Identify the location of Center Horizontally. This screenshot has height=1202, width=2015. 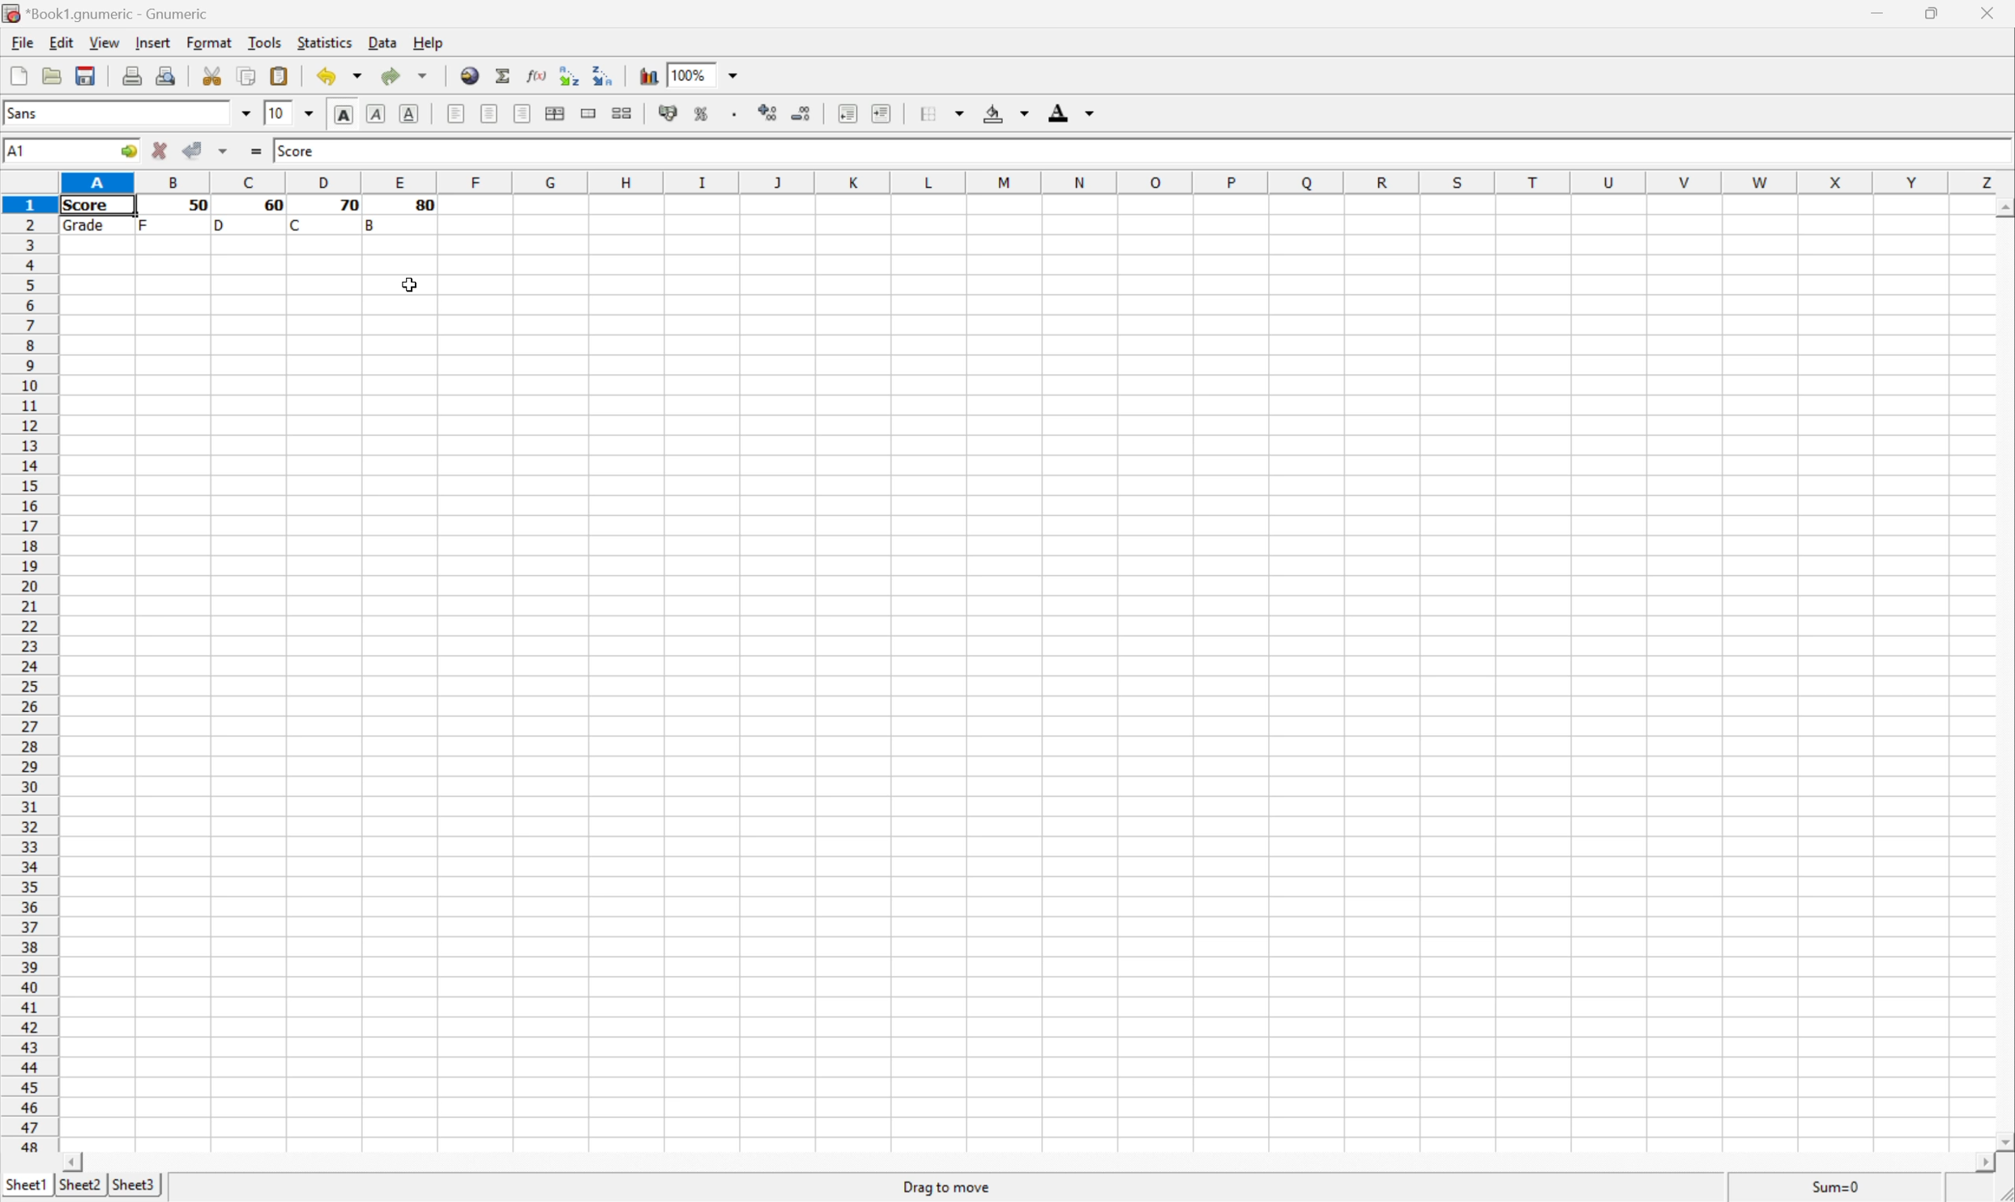
(486, 115).